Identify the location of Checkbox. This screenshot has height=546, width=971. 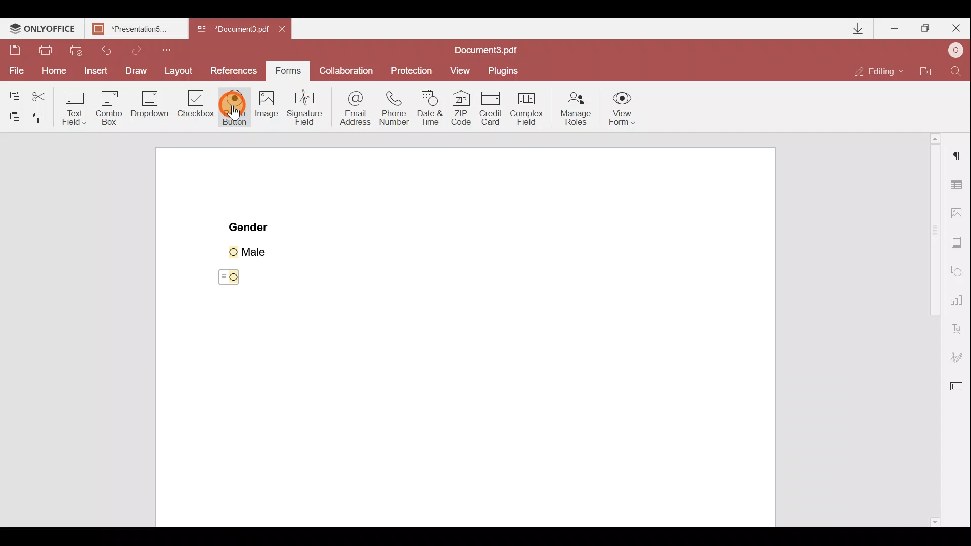
(197, 107).